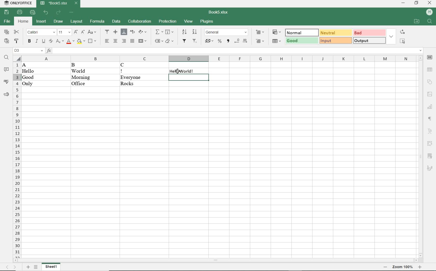 The image size is (436, 271). I want to click on EXPAND, so click(392, 37).